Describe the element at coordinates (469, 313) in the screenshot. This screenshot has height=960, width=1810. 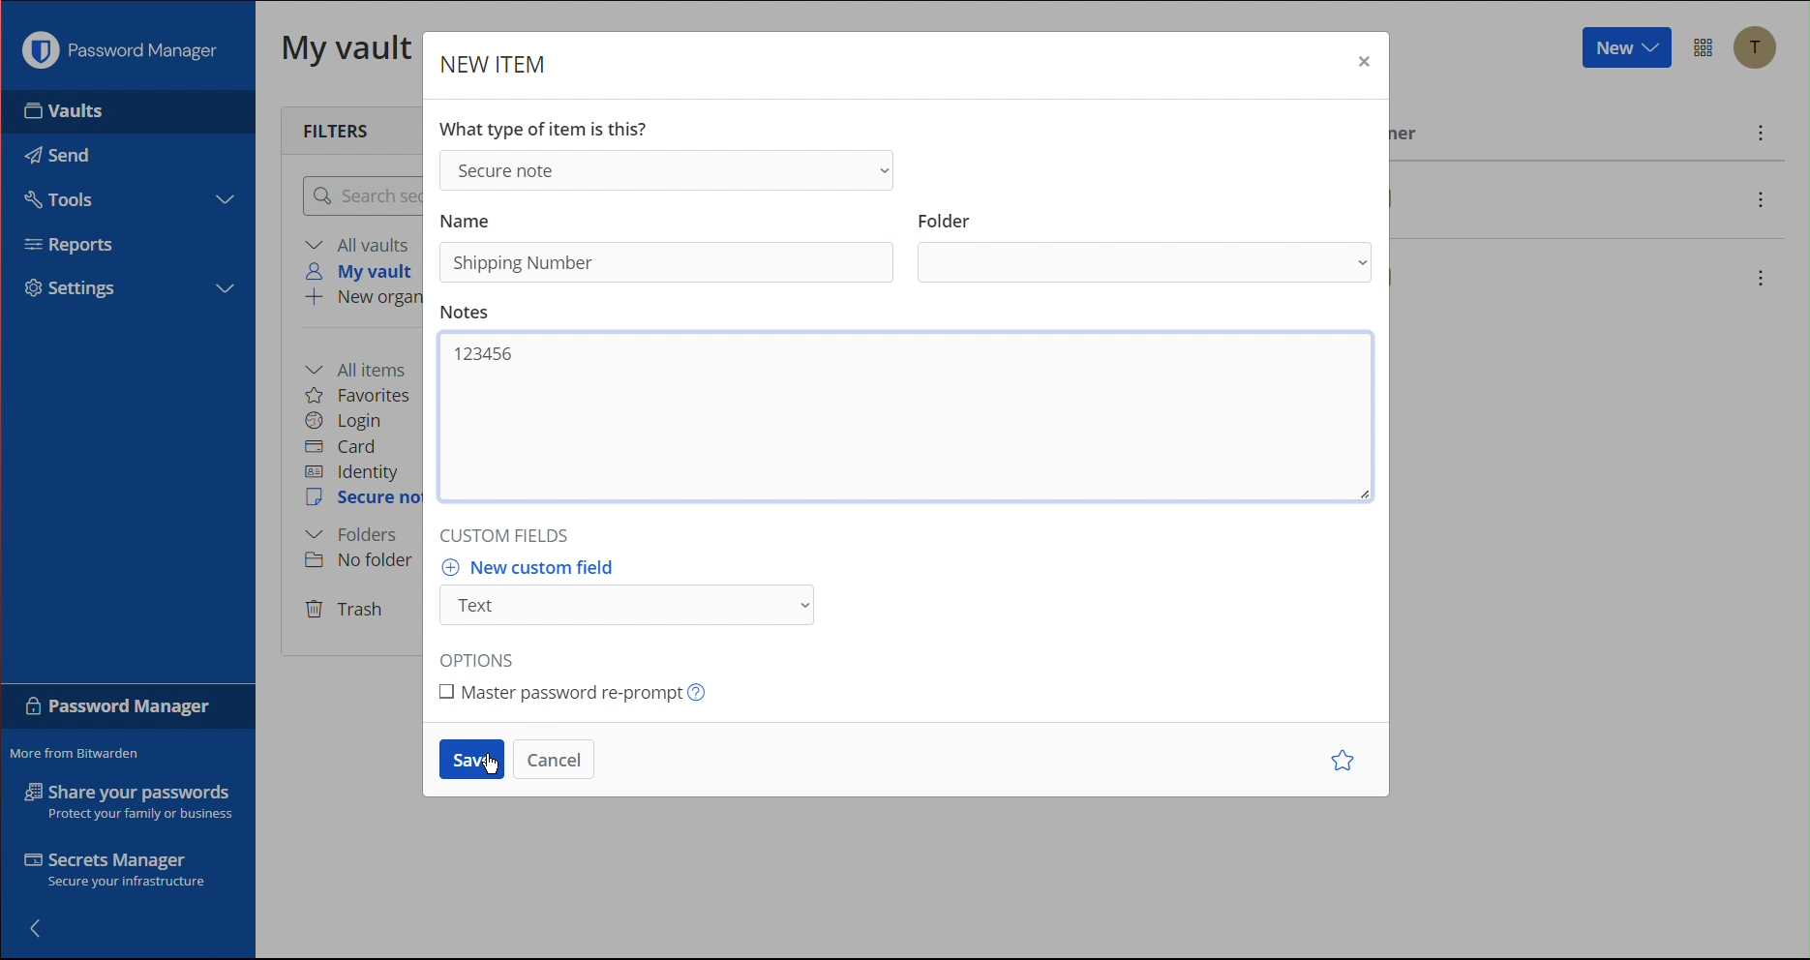
I see `Notes` at that location.